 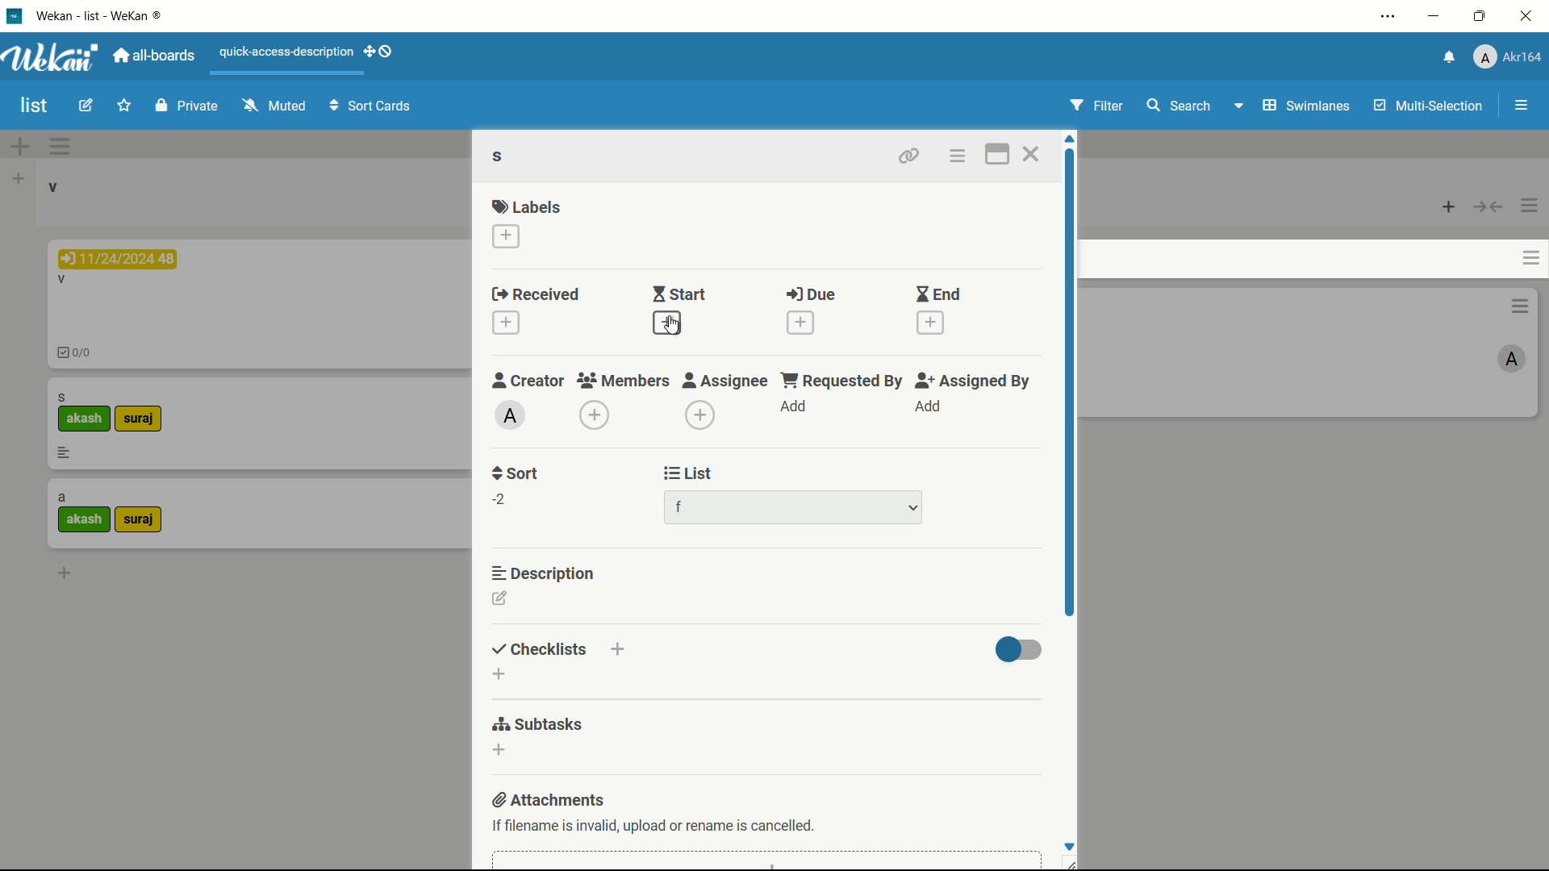 I want to click on app logo, so click(x=52, y=57).